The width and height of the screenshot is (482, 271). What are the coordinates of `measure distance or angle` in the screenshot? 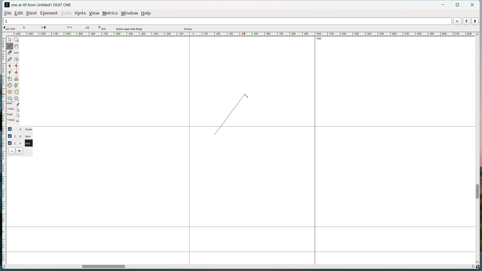 It's located at (17, 52).